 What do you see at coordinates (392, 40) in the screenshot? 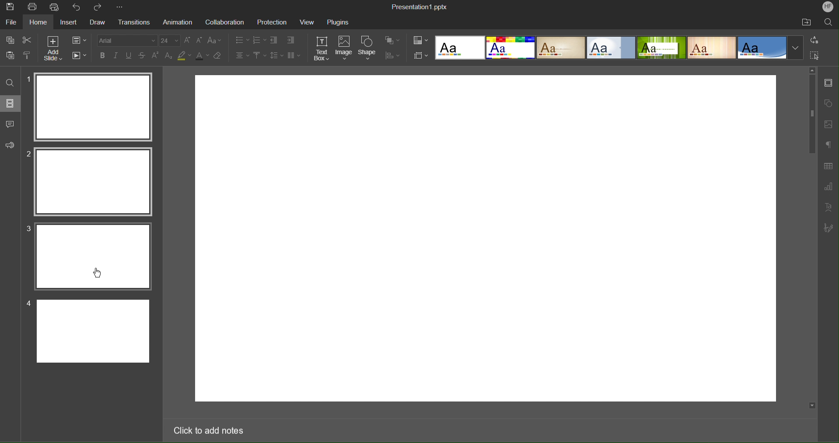
I see `Arrange` at bounding box center [392, 40].